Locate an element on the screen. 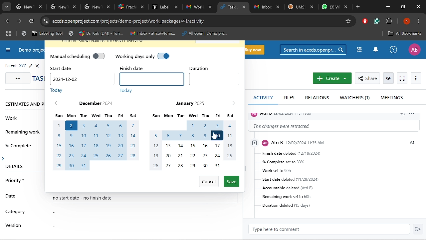 The height and width of the screenshot is (240, 426). December 2024 is located at coordinates (97, 103).